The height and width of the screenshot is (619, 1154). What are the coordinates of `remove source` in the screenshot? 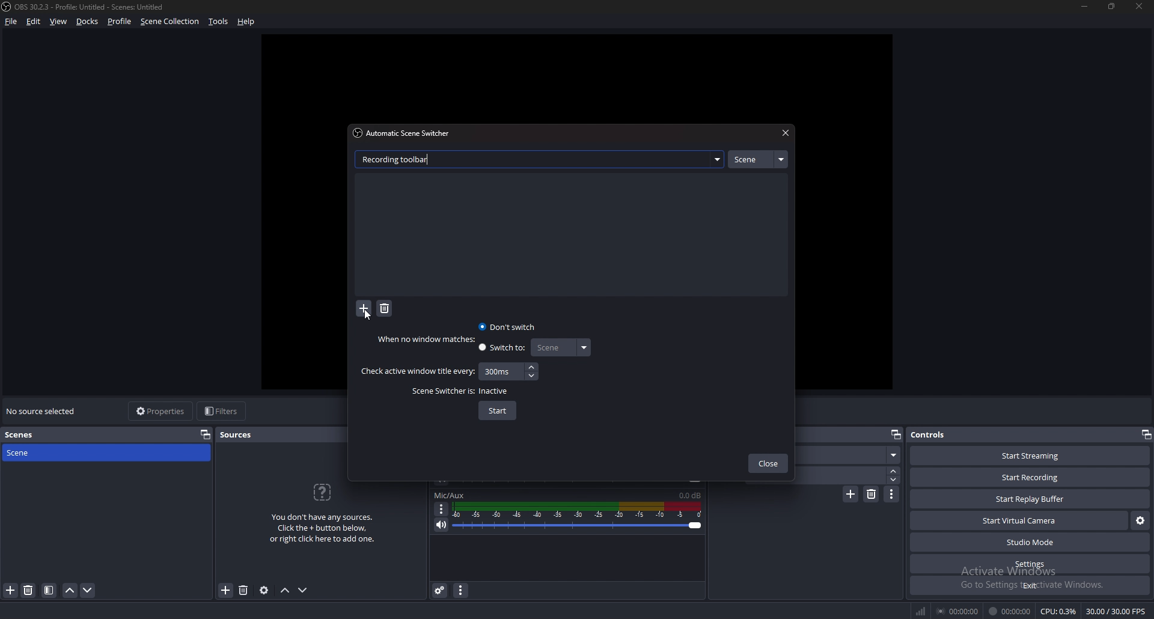 It's located at (243, 591).